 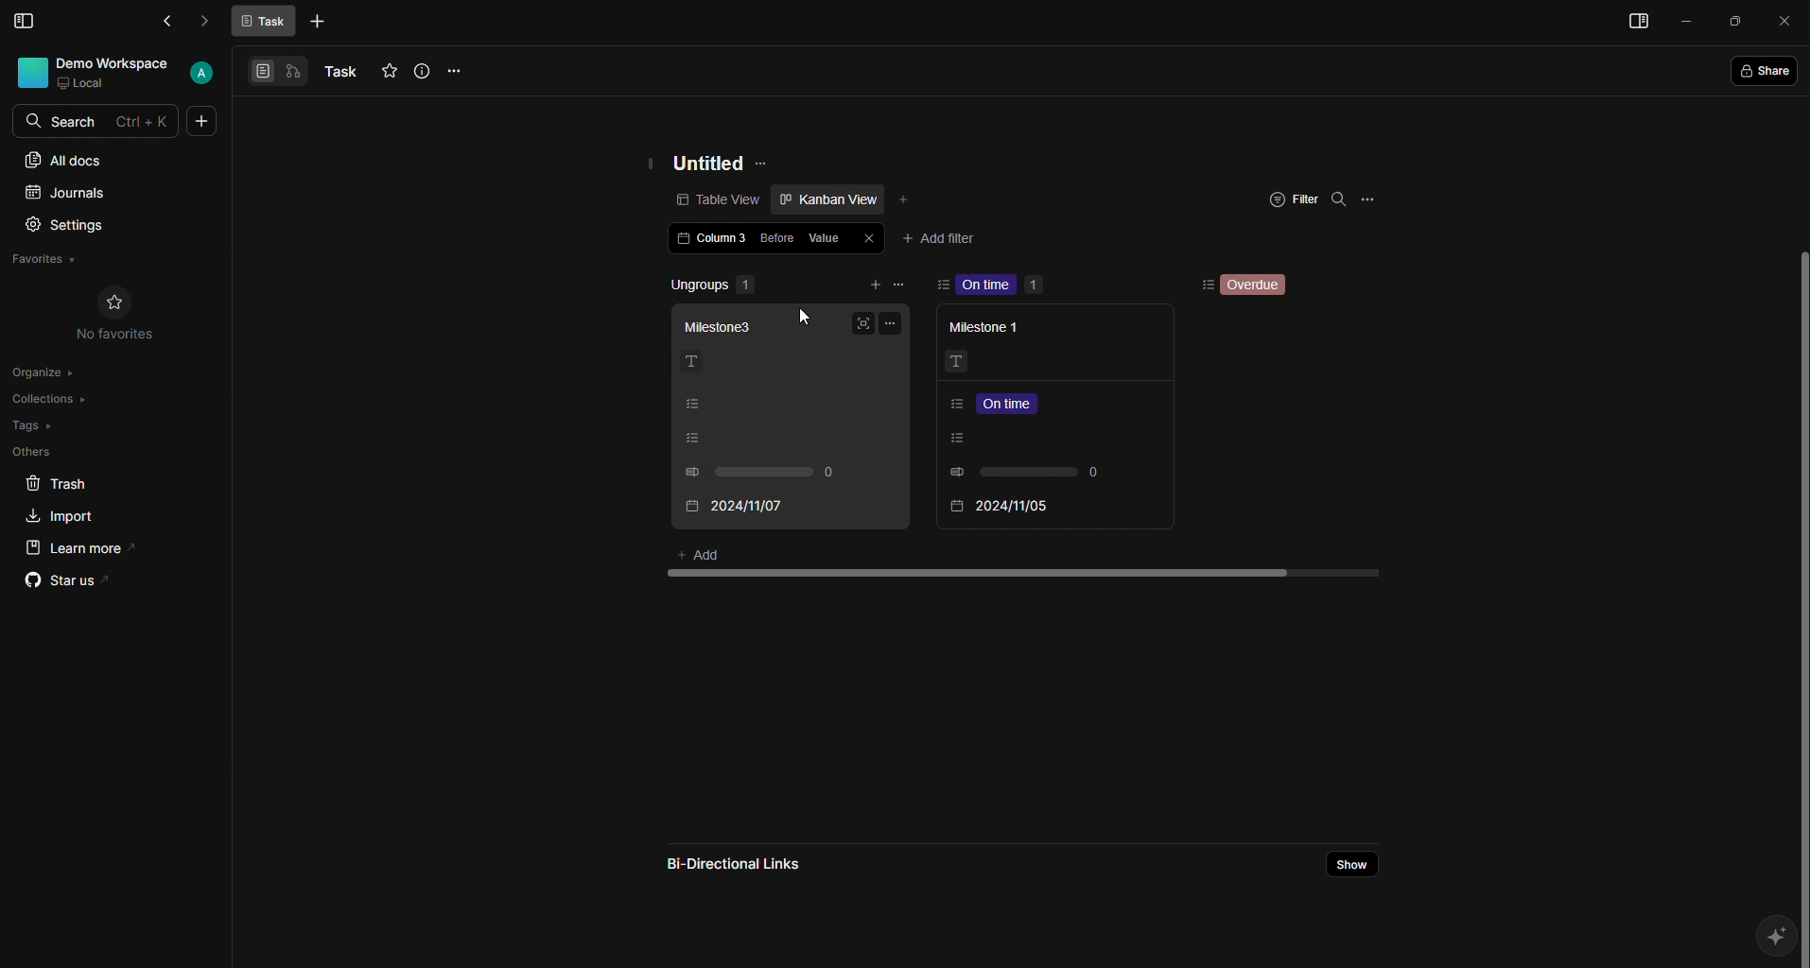 I want to click on Learn more, so click(x=88, y=547).